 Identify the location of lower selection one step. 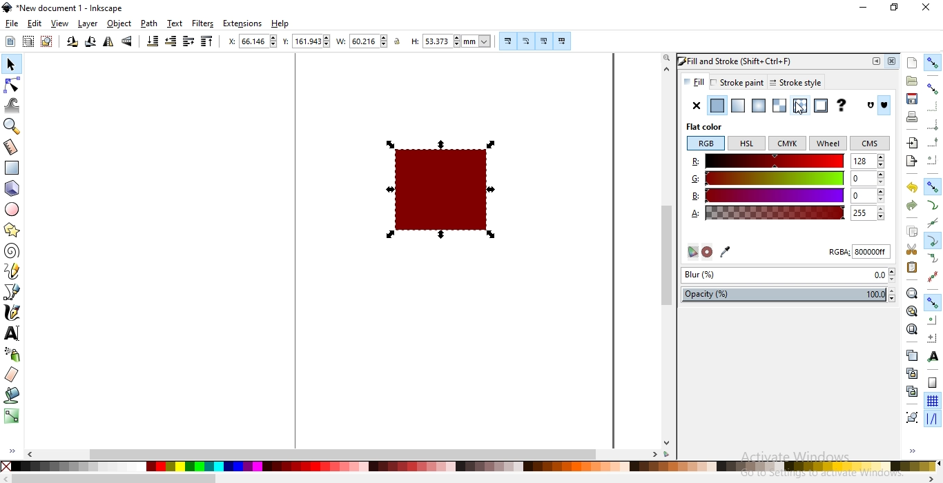
(171, 42).